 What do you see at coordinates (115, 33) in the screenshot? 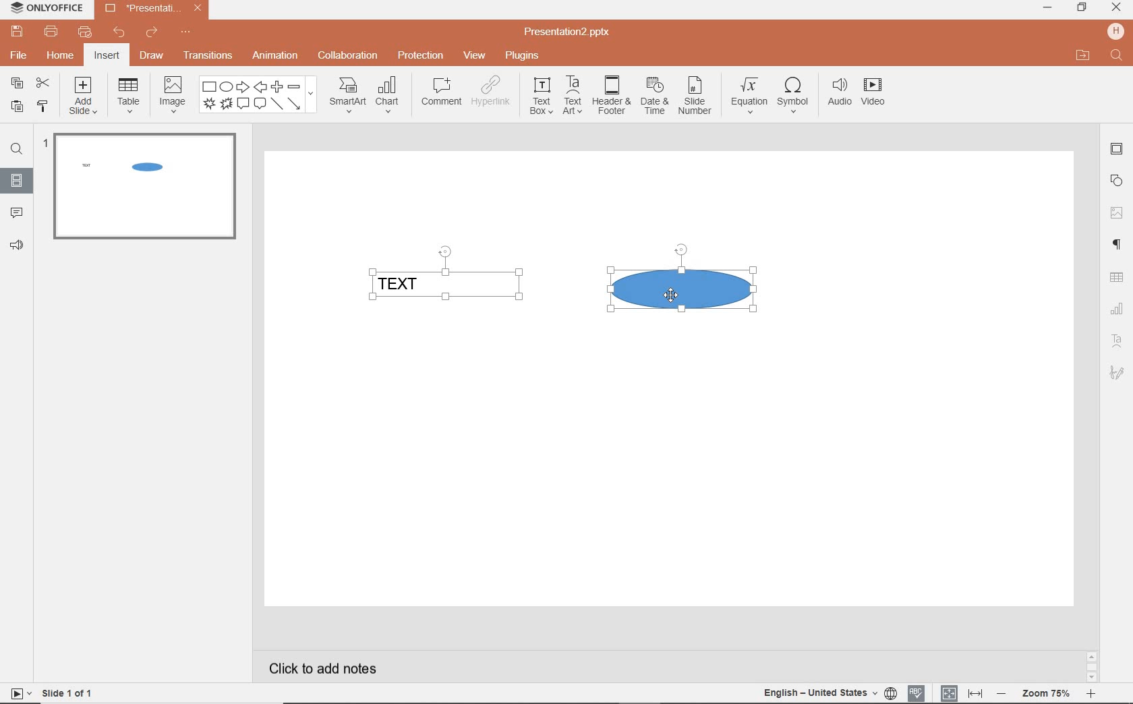
I see `undo` at bounding box center [115, 33].